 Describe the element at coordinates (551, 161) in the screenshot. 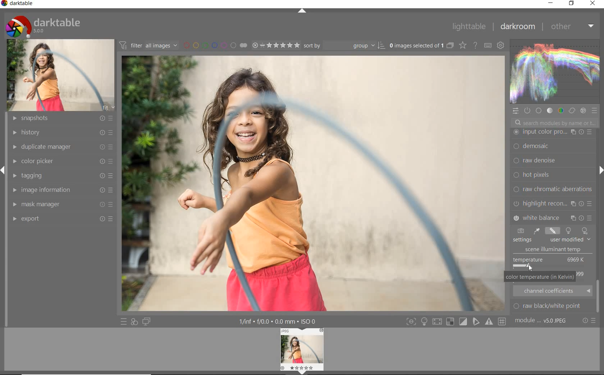

I see `dither or paste` at that location.